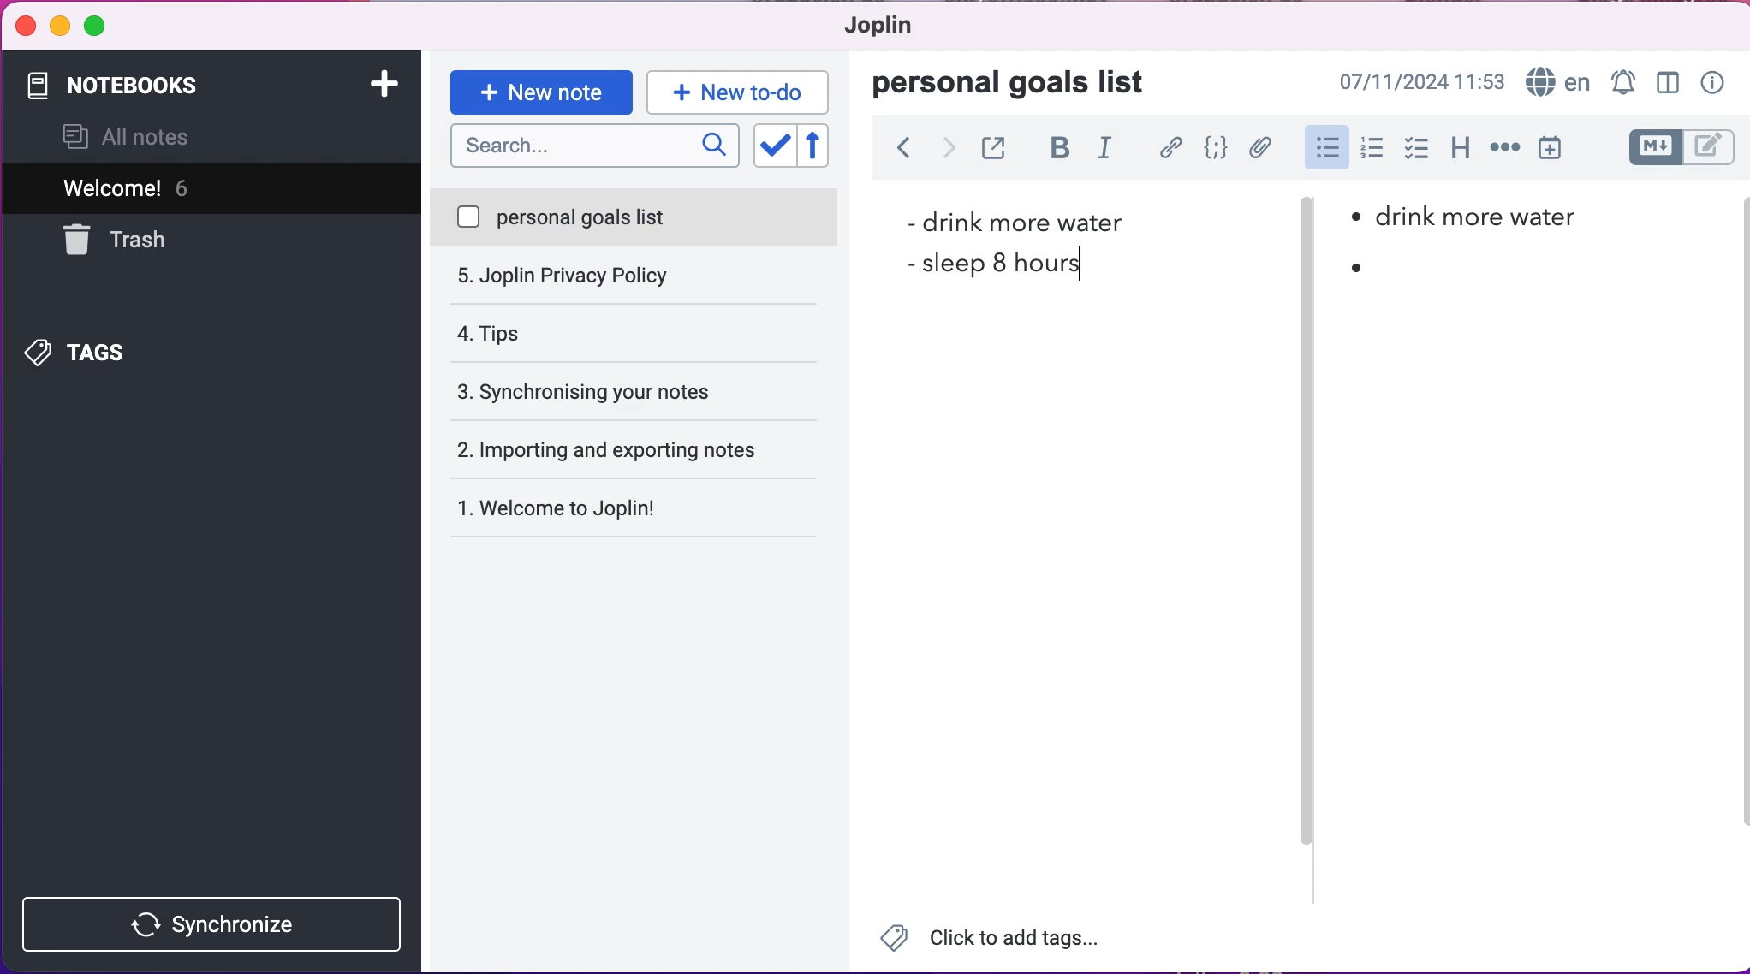 The width and height of the screenshot is (1750, 974). What do you see at coordinates (158, 240) in the screenshot?
I see `trash` at bounding box center [158, 240].